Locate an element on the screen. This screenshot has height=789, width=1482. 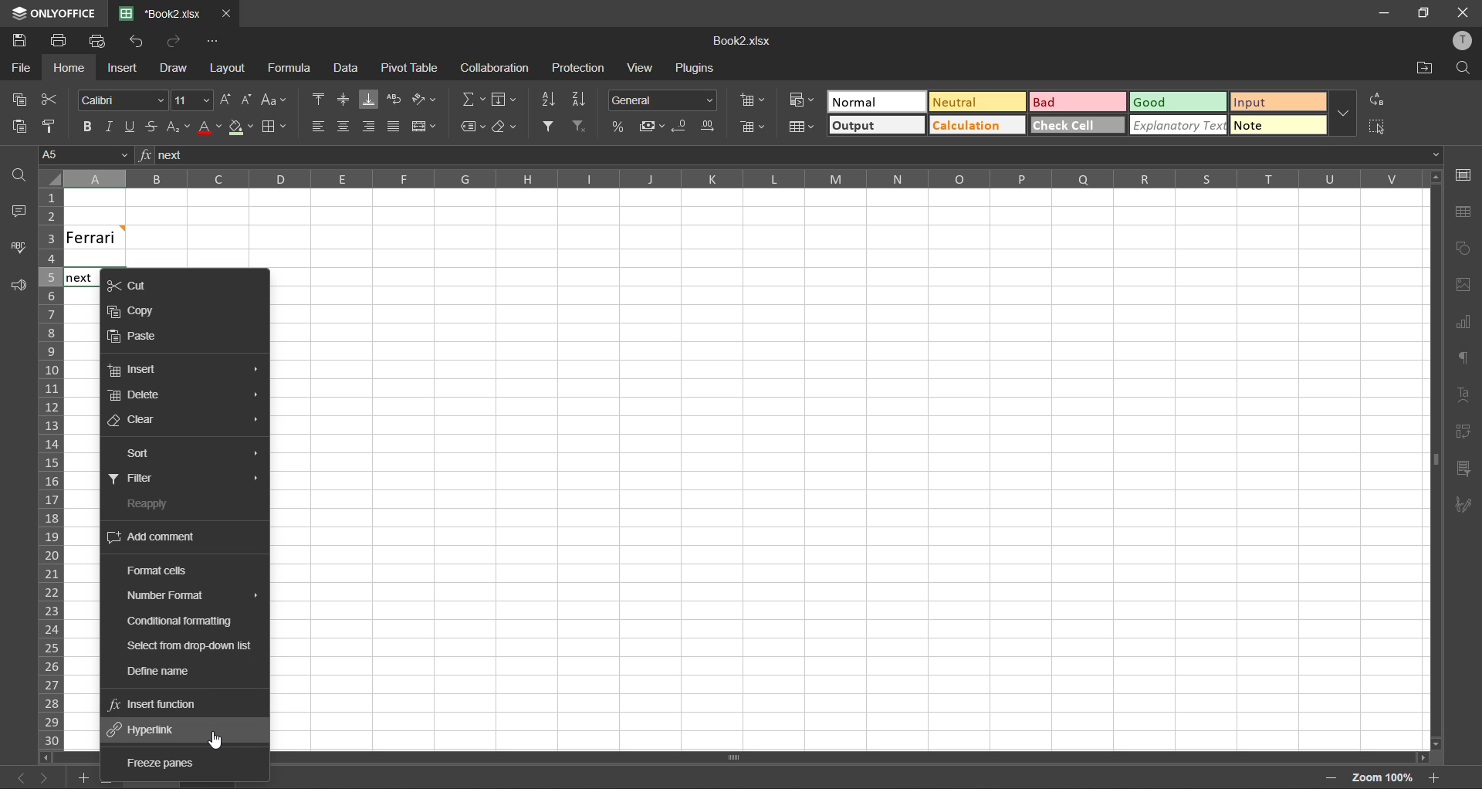
fill color is located at coordinates (242, 129).